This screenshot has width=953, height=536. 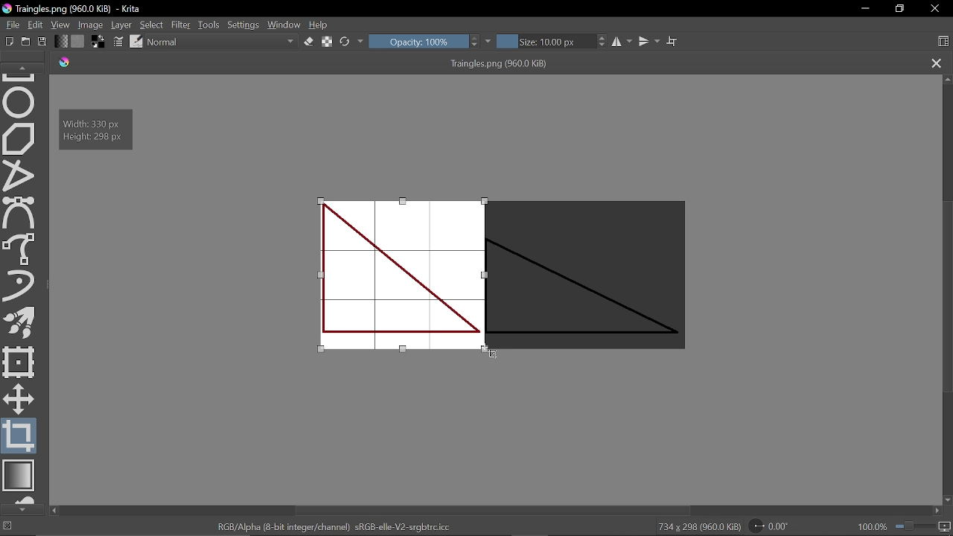 I want to click on Traingles.png (960.0 KiB) - Krita, so click(x=74, y=10).